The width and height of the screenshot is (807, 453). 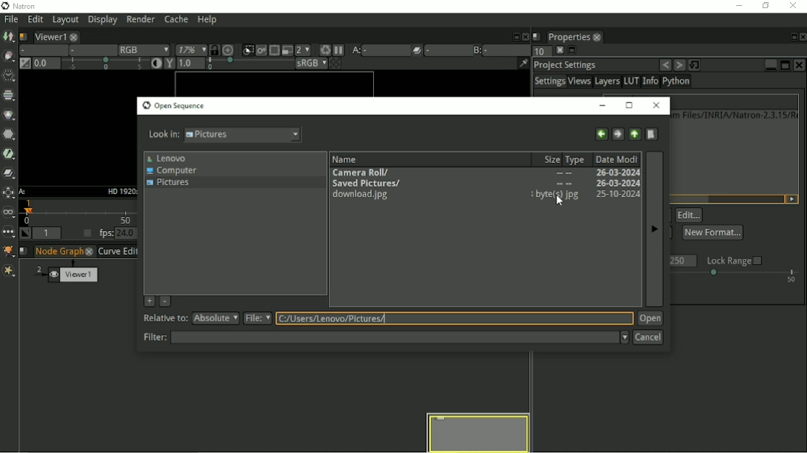 I want to click on Display, so click(x=103, y=21).